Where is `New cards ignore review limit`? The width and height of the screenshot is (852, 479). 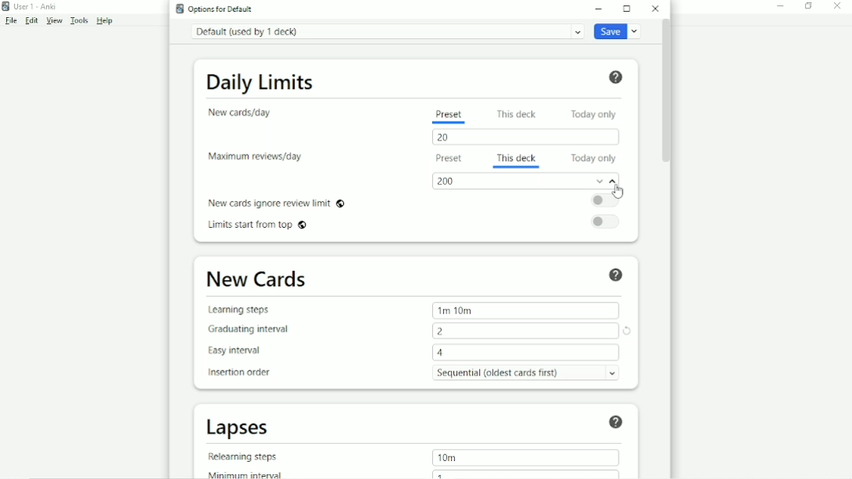 New cards ignore review limit is located at coordinates (276, 202).